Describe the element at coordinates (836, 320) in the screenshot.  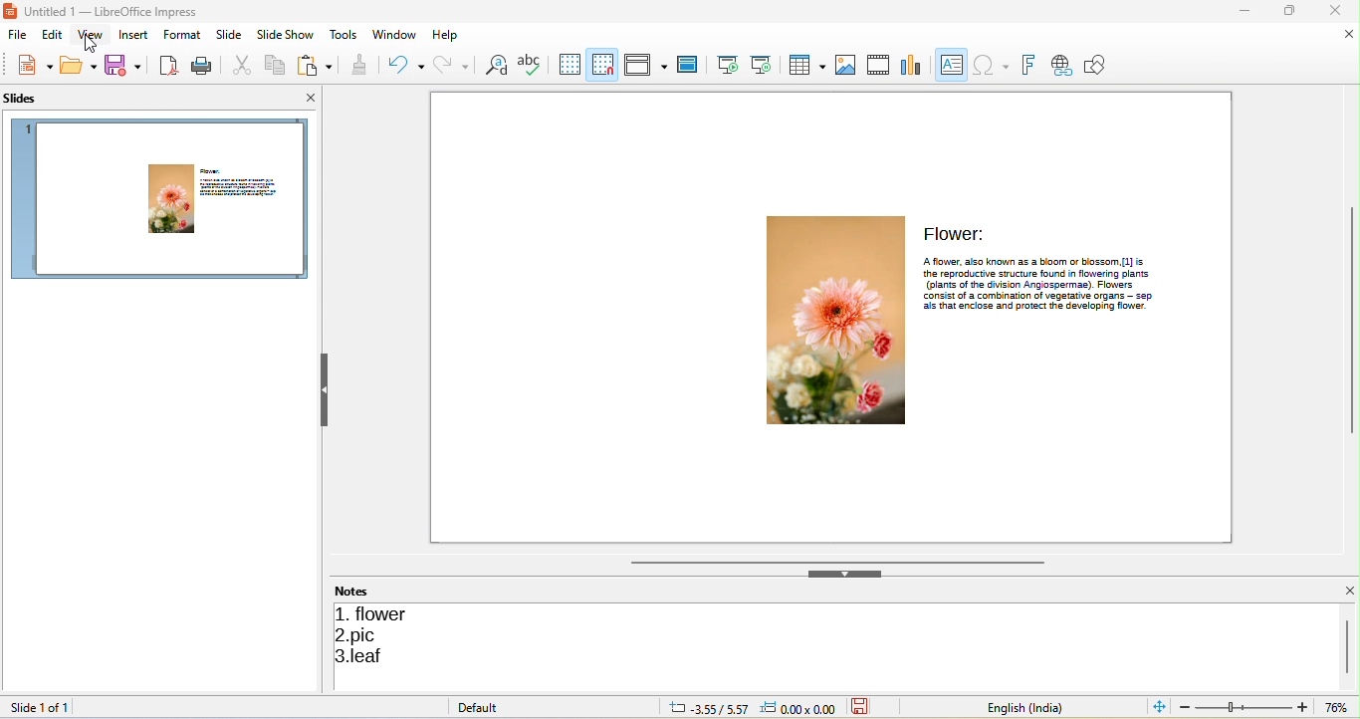
I see `image of flower` at that location.